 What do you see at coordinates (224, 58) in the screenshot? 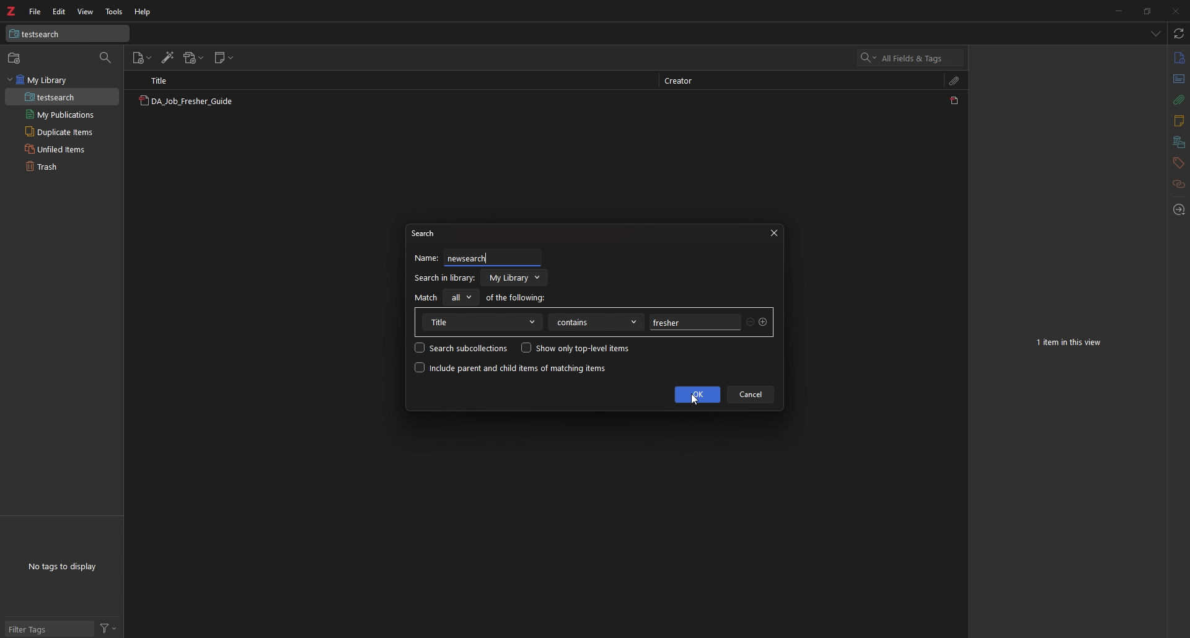
I see `new note` at bounding box center [224, 58].